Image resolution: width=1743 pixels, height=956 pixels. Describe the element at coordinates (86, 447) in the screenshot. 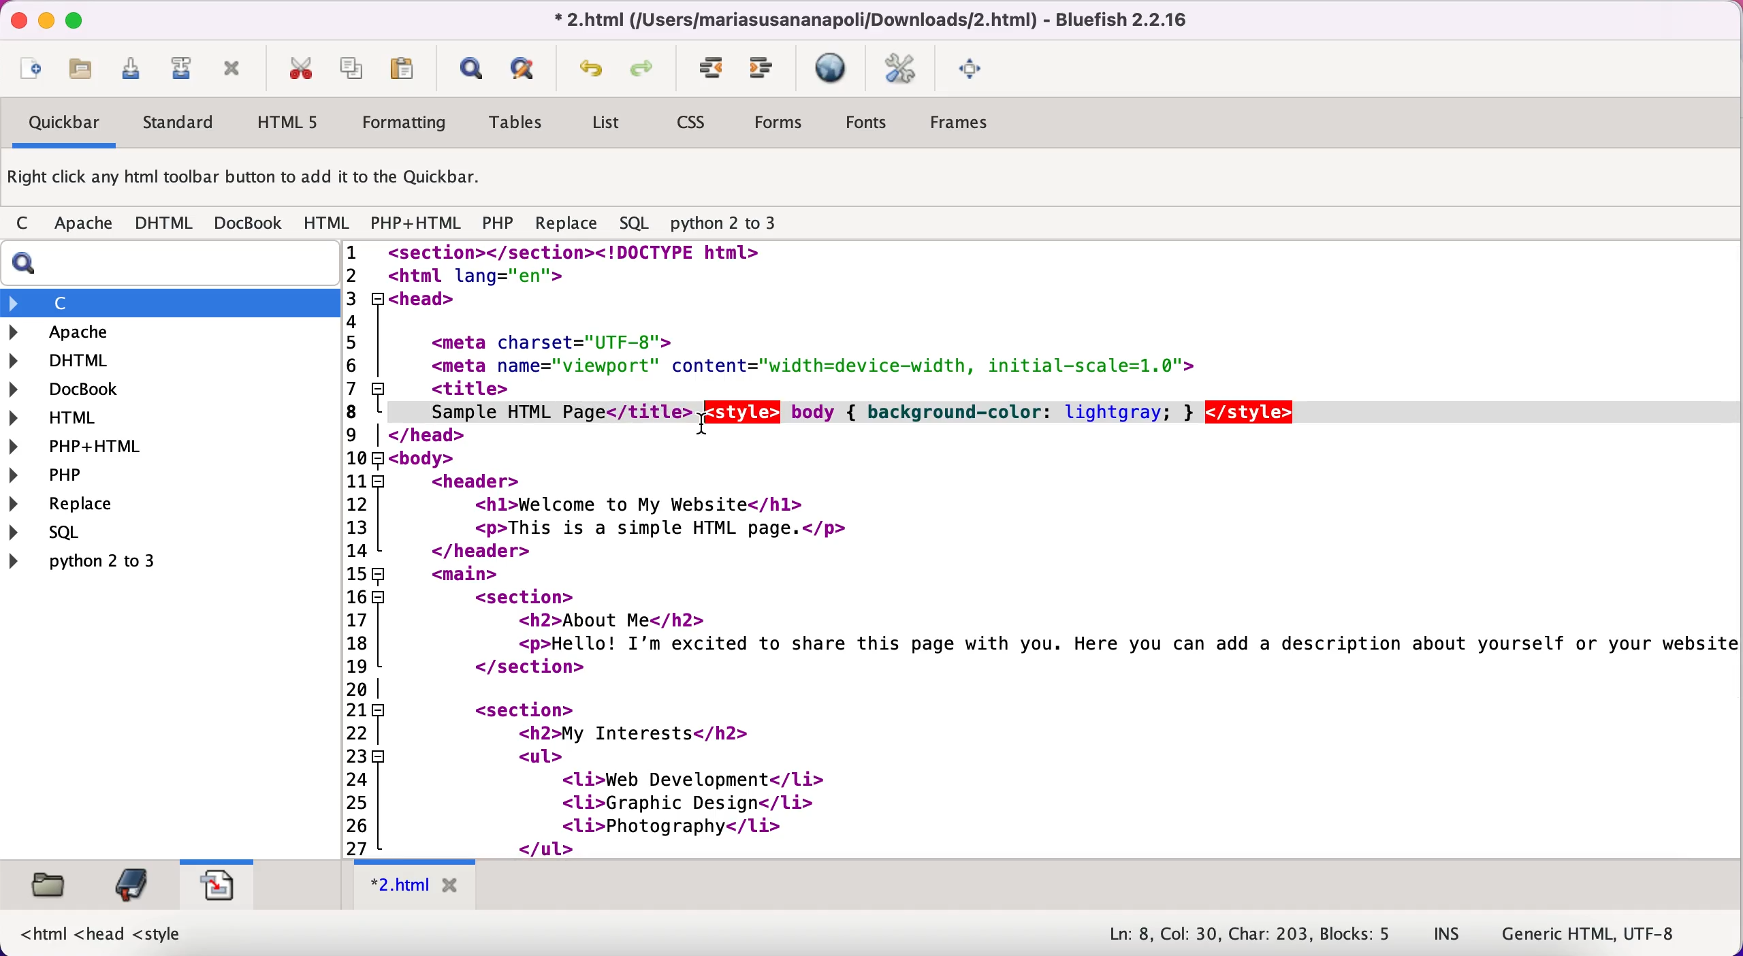

I see `php+html` at that location.